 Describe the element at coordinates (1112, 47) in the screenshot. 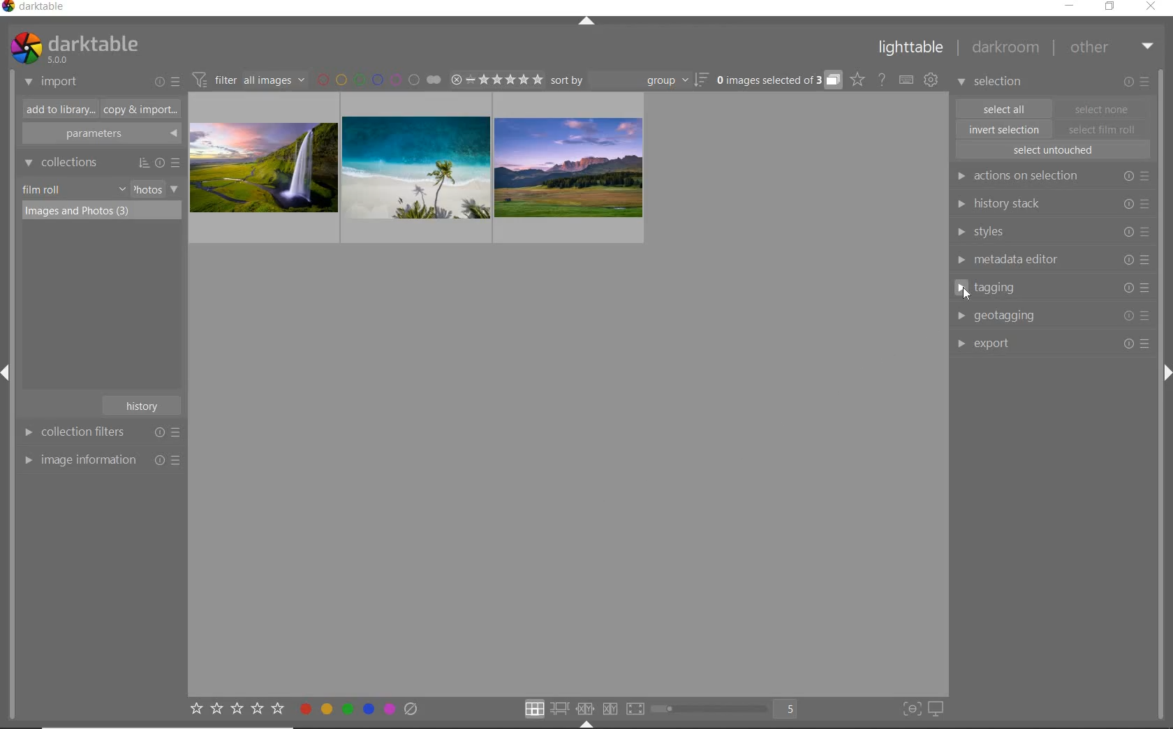

I see `other` at that location.